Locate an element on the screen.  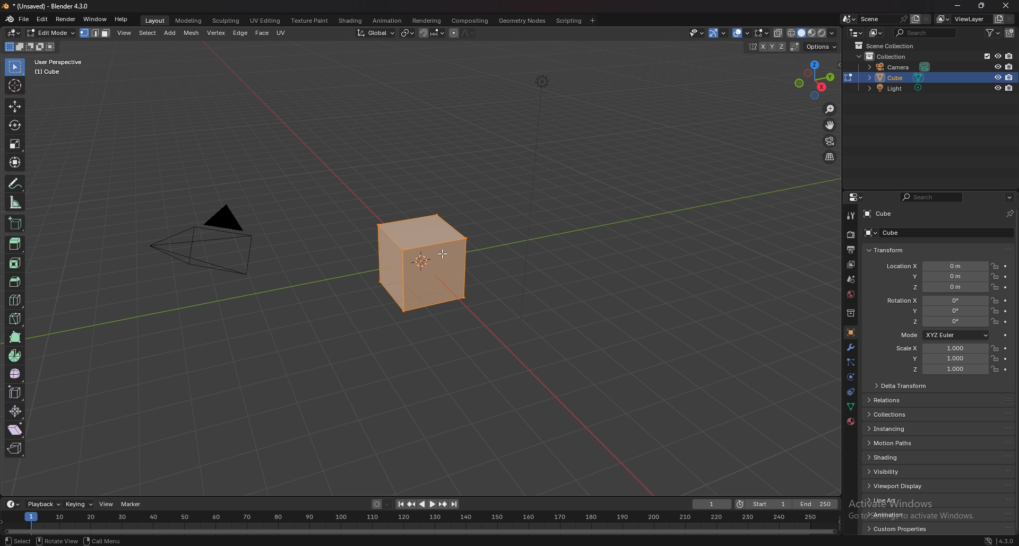
marker is located at coordinates (133, 504).